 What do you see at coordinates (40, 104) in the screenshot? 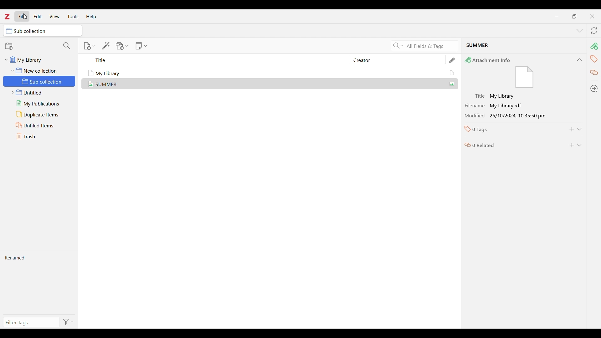
I see `My publications ` at bounding box center [40, 104].